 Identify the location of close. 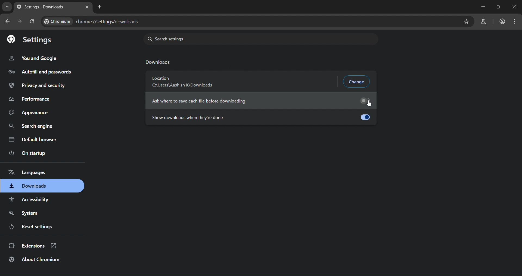
(515, 6).